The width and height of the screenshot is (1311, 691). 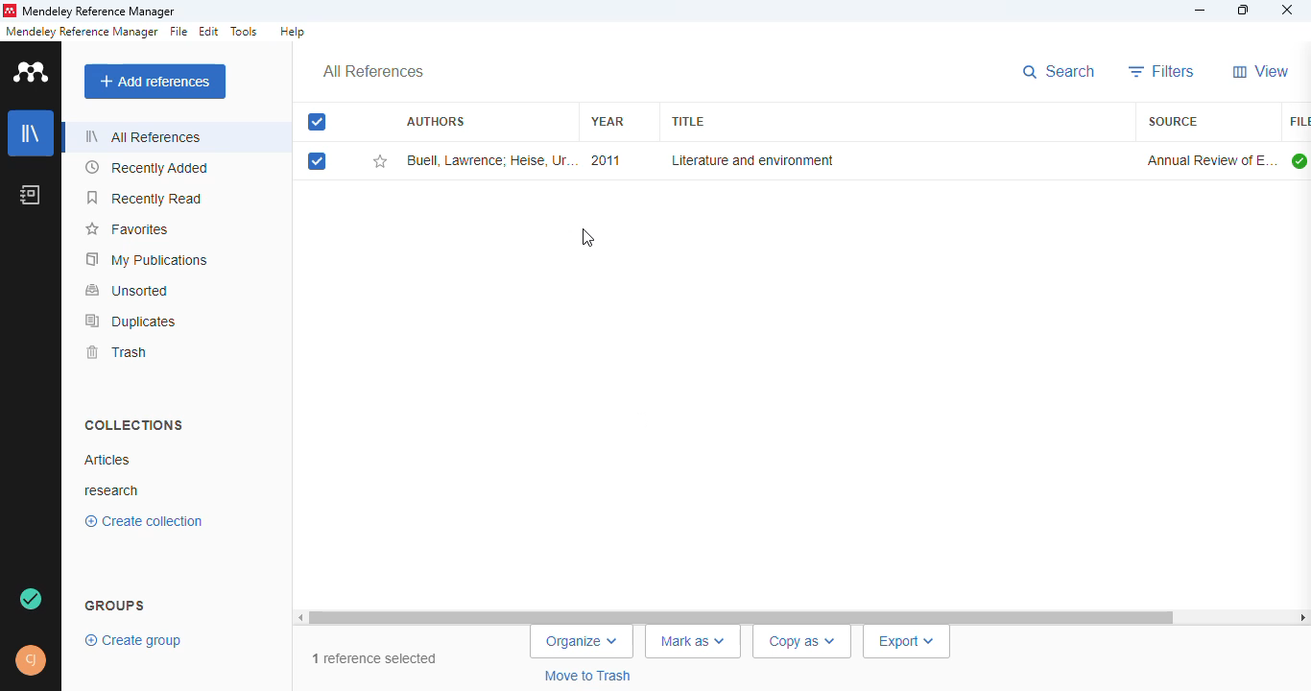 I want to click on logo, so click(x=32, y=72).